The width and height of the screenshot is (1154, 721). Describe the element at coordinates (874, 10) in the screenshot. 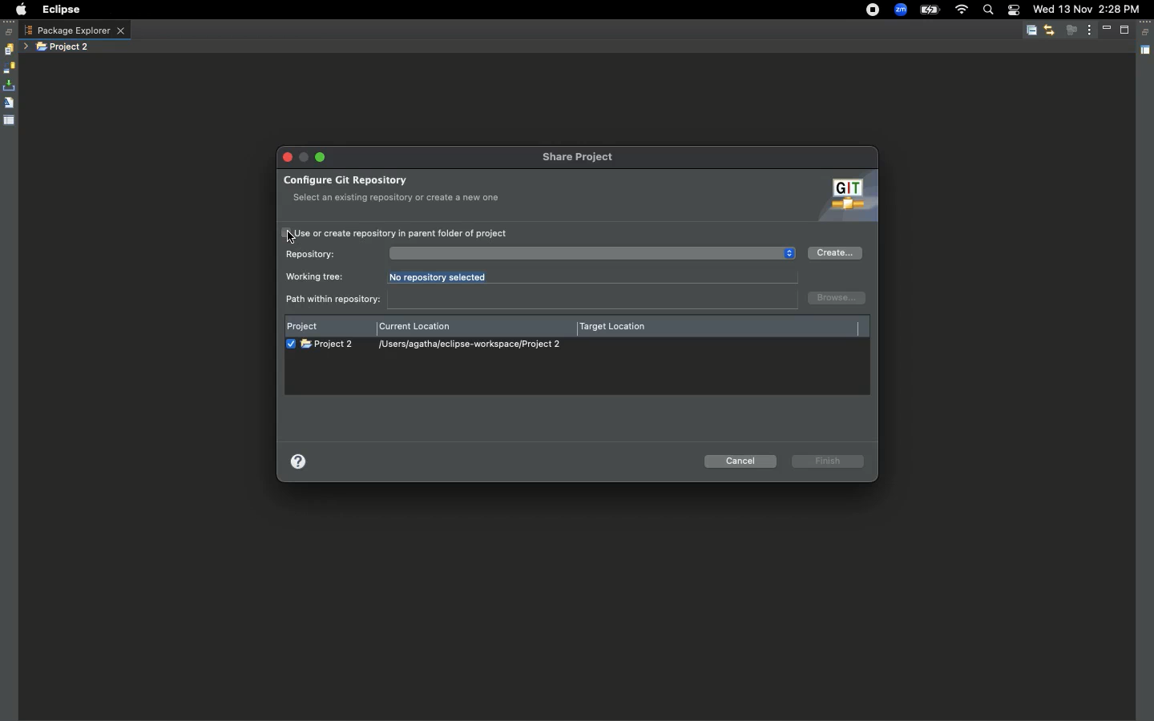

I see `Recording` at that location.